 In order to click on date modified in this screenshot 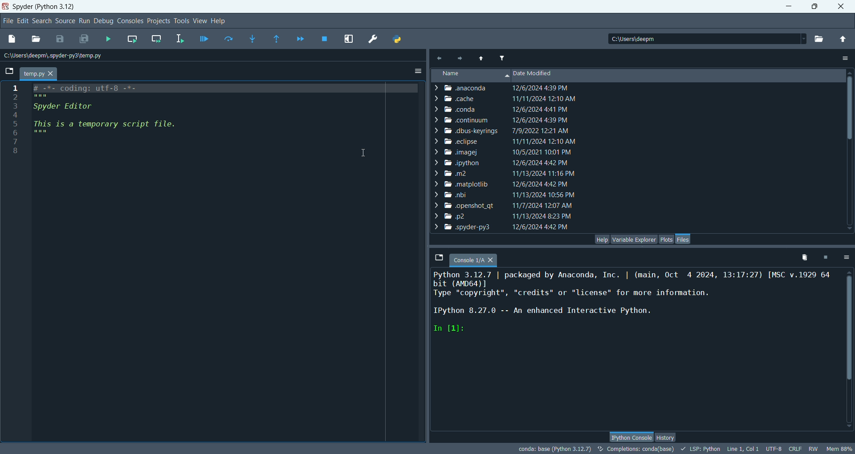, I will do `click(677, 76)`.